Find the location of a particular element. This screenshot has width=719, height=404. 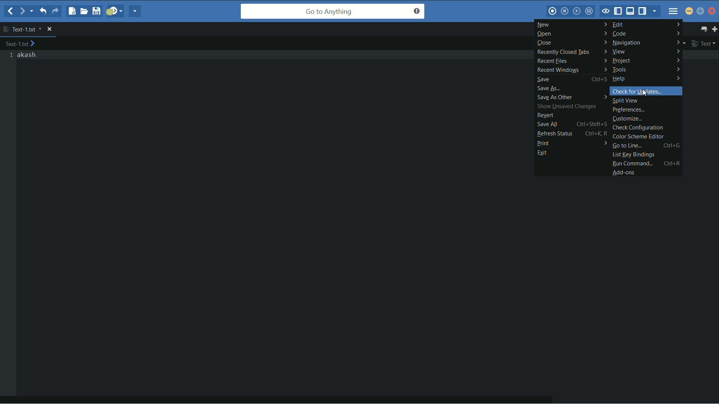

go to line is located at coordinates (646, 146).